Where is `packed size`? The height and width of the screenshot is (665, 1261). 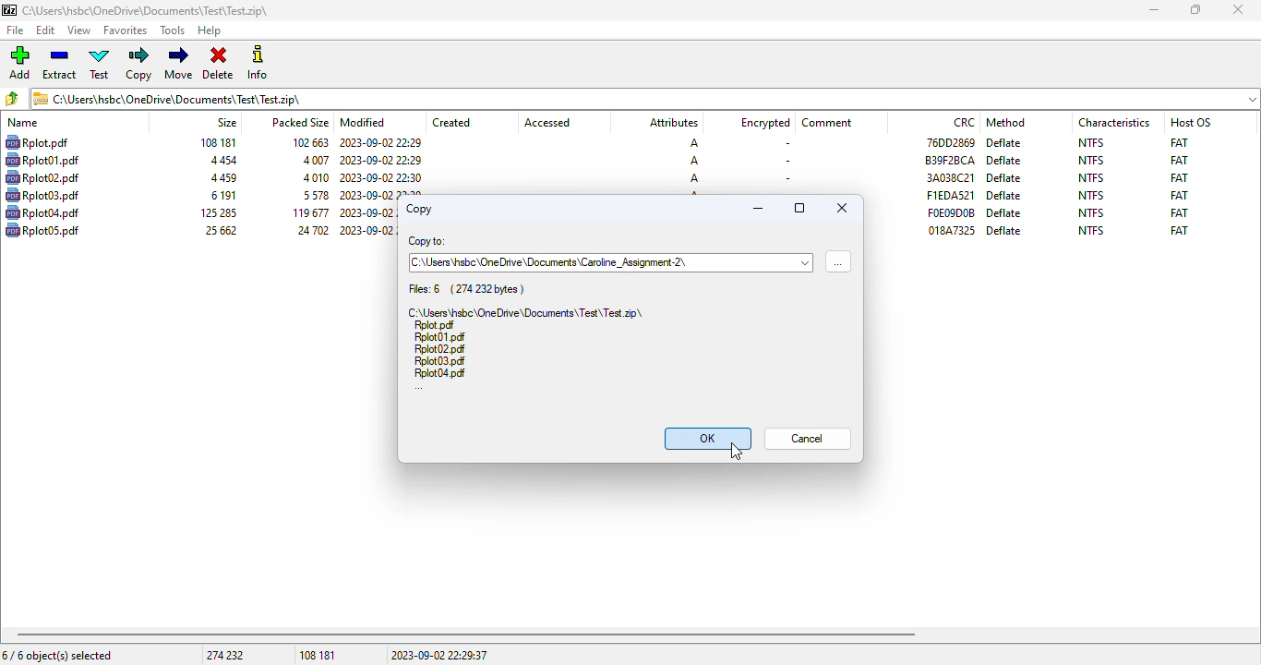 packed size is located at coordinates (299, 121).